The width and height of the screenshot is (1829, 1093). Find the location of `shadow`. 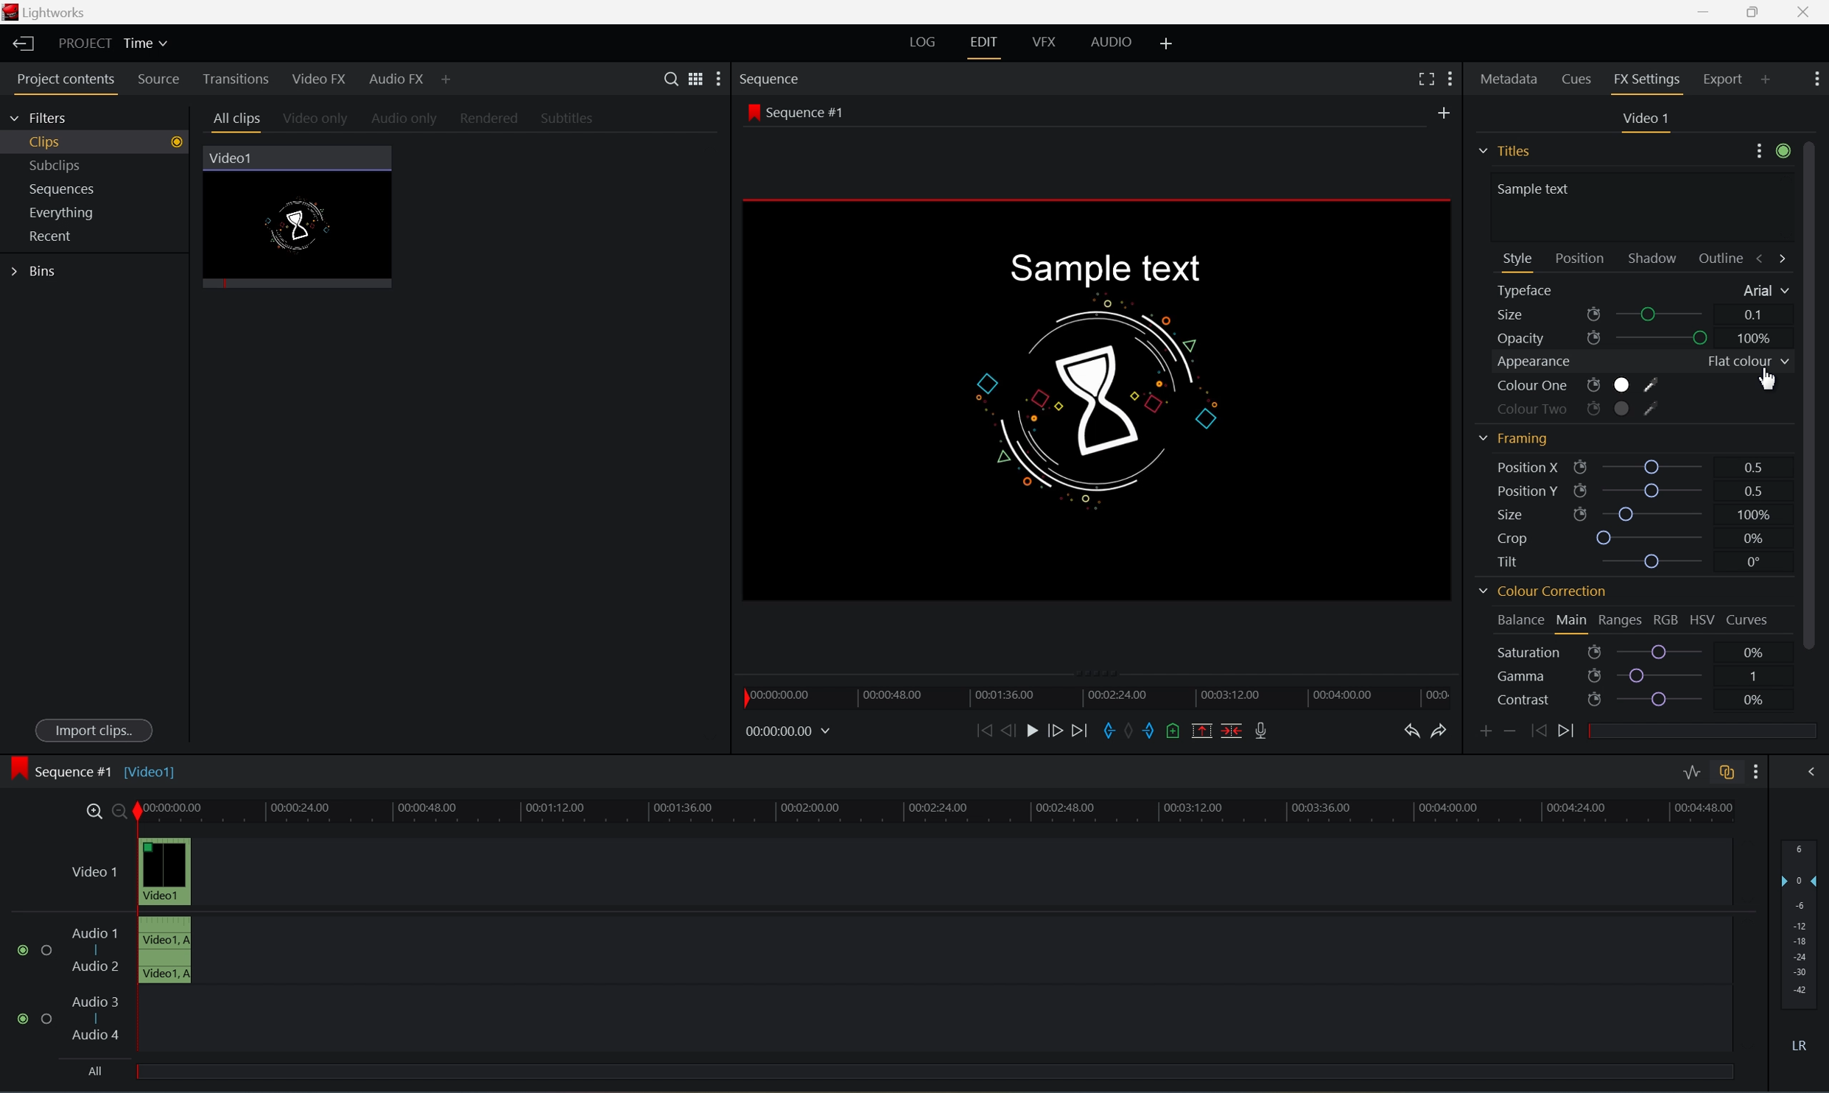

shadow is located at coordinates (1657, 258).